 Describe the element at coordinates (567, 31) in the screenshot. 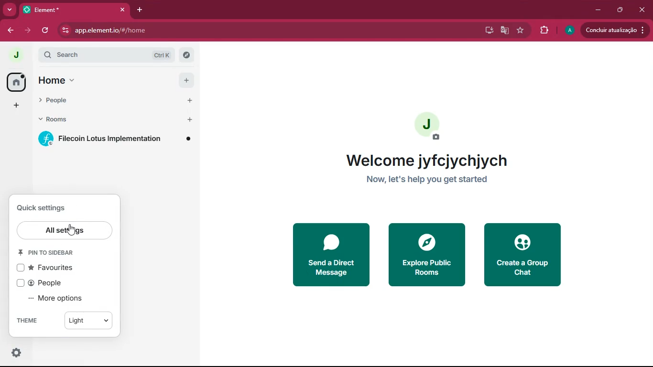

I see `profile ` at that location.